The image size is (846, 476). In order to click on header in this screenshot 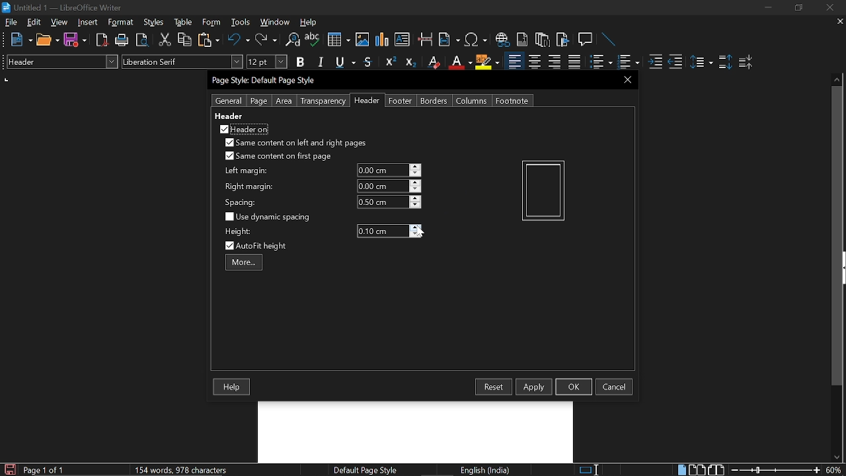, I will do `click(230, 116)`.